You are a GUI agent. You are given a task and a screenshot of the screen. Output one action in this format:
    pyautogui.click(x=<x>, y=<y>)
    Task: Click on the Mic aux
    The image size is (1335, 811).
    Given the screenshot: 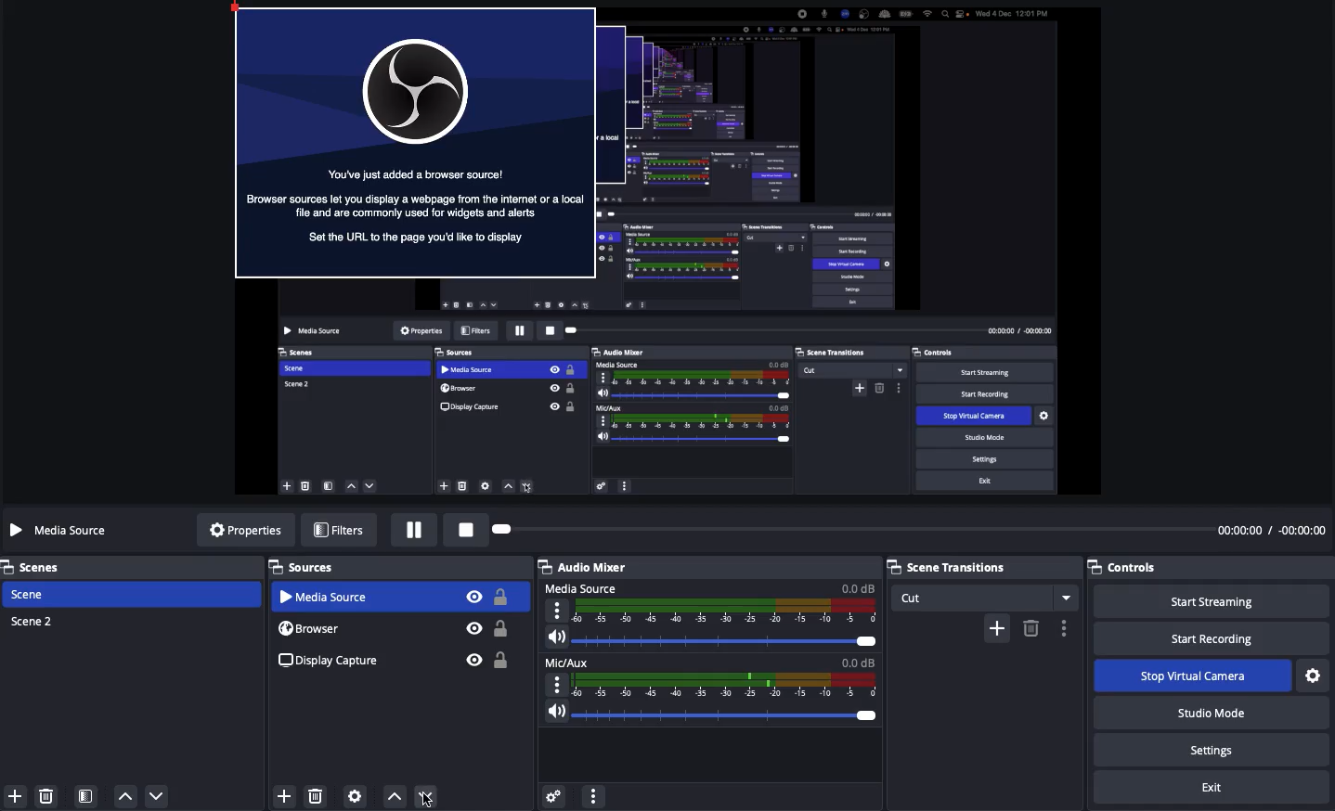 What is the action you would take?
    pyautogui.click(x=712, y=676)
    